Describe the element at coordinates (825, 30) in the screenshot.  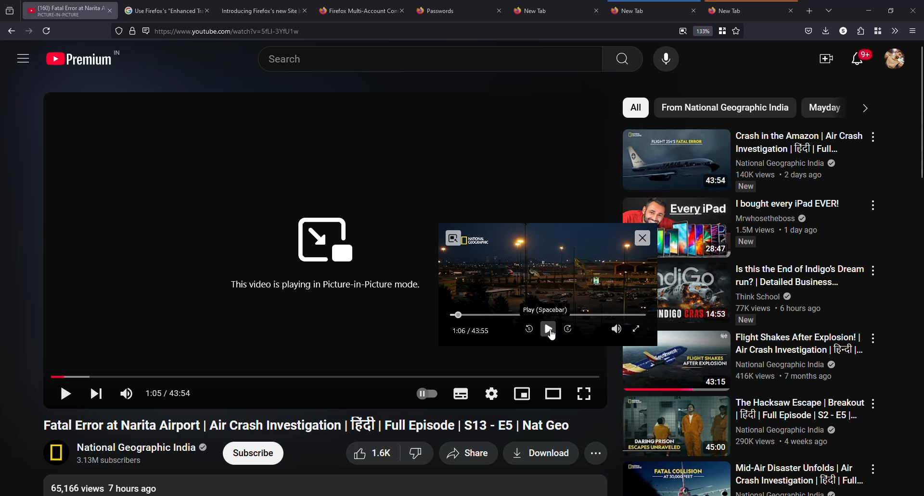
I see `downloads` at that location.